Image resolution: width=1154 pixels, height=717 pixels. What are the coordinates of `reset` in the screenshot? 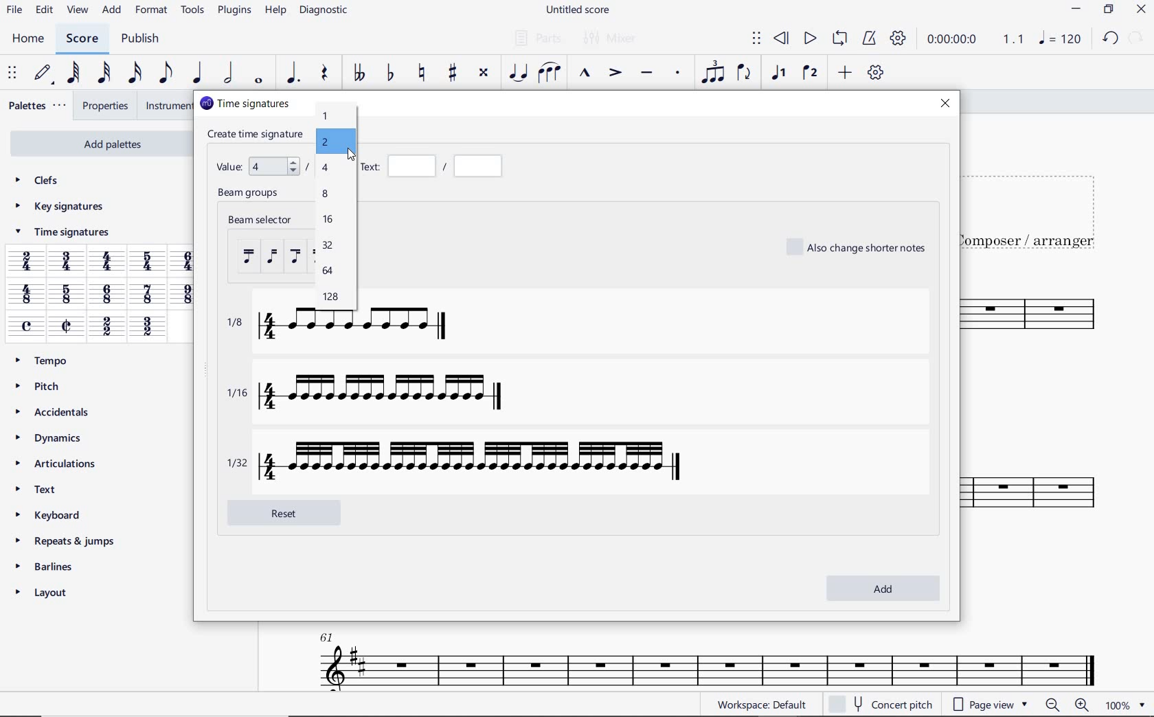 It's located at (296, 512).